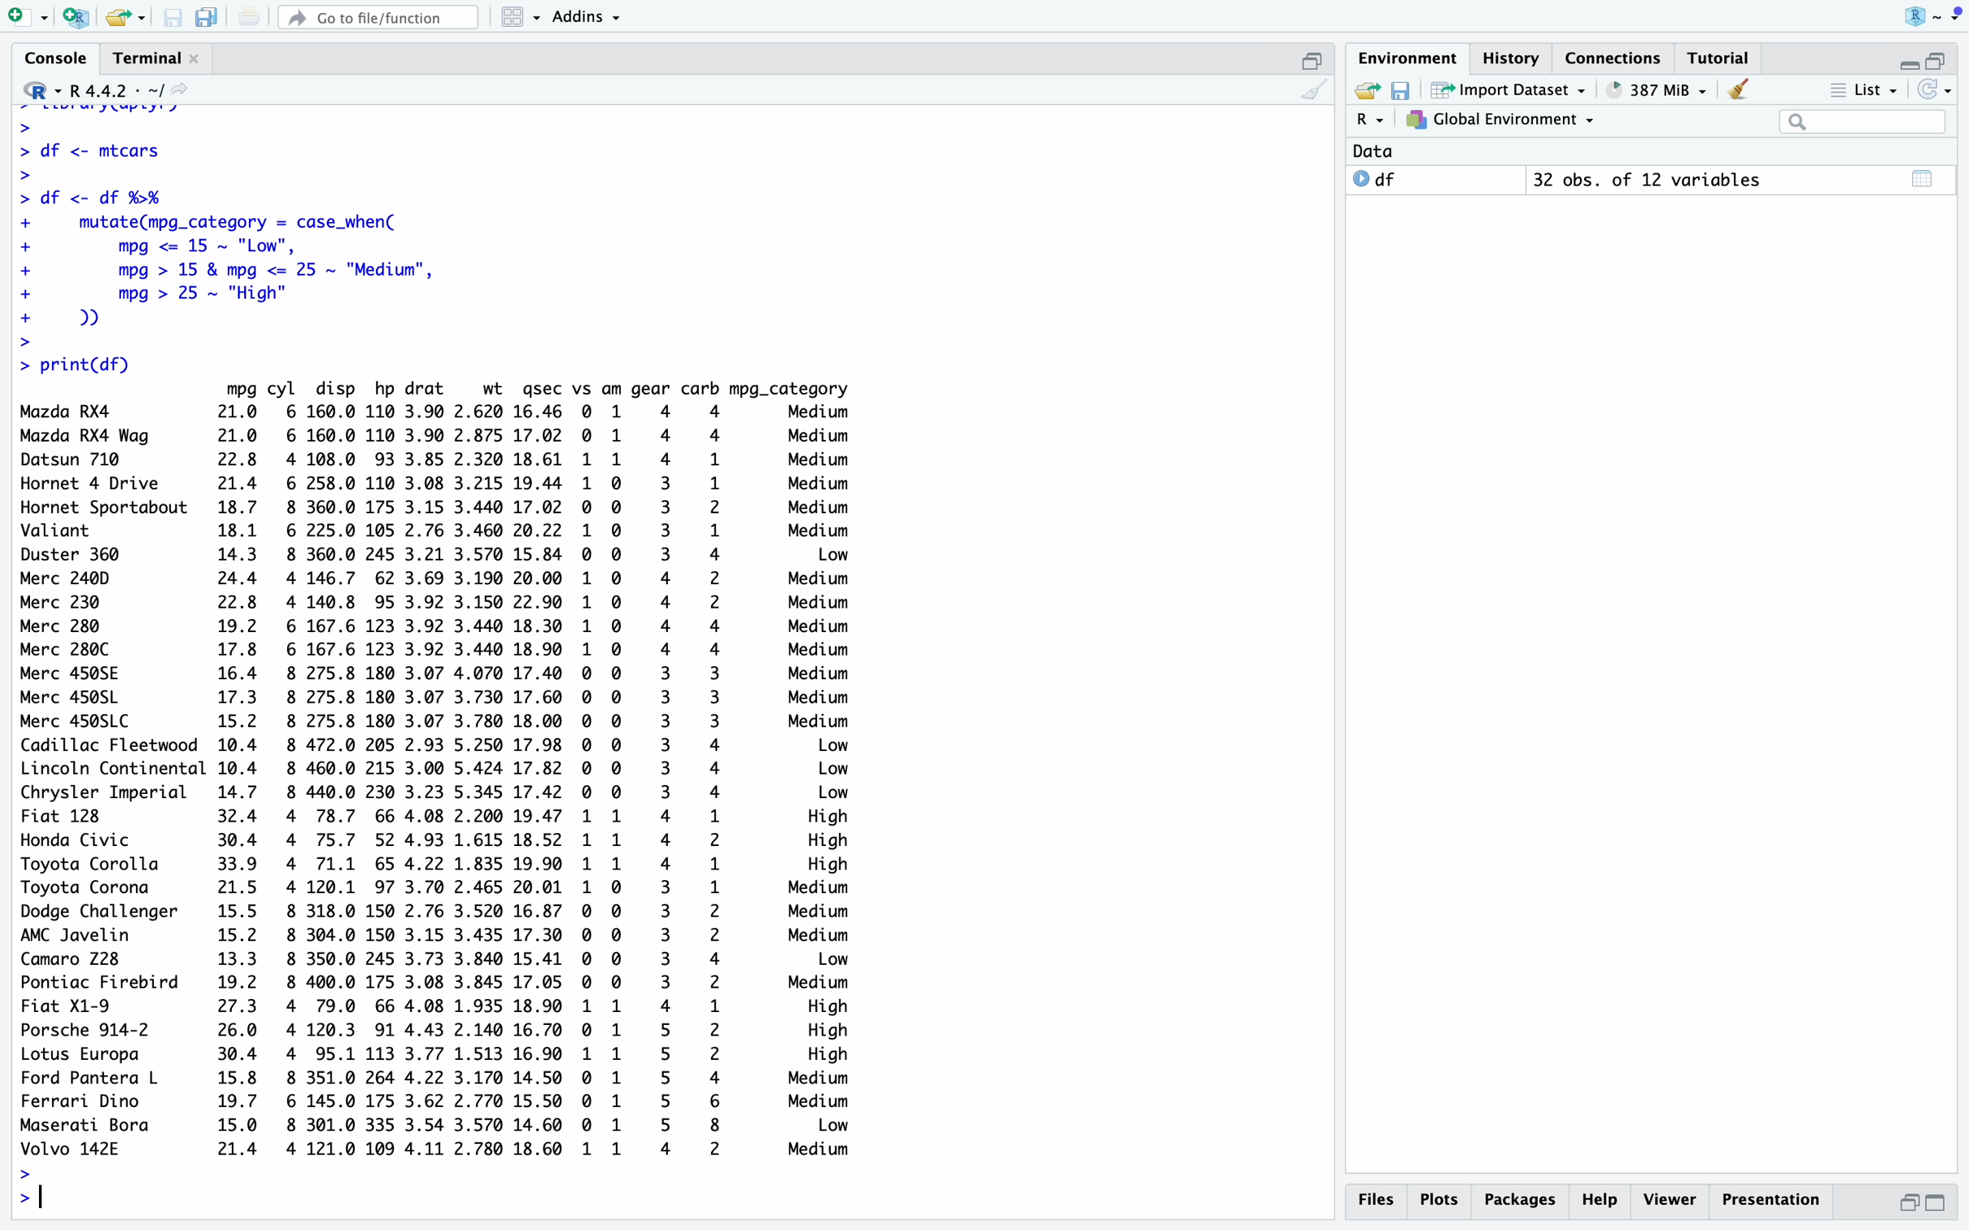 The width and height of the screenshot is (1969, 1230). What do you see at coordinates (210, 19) in the screenshot?
I see `copy` at bounding box center [210, 19].